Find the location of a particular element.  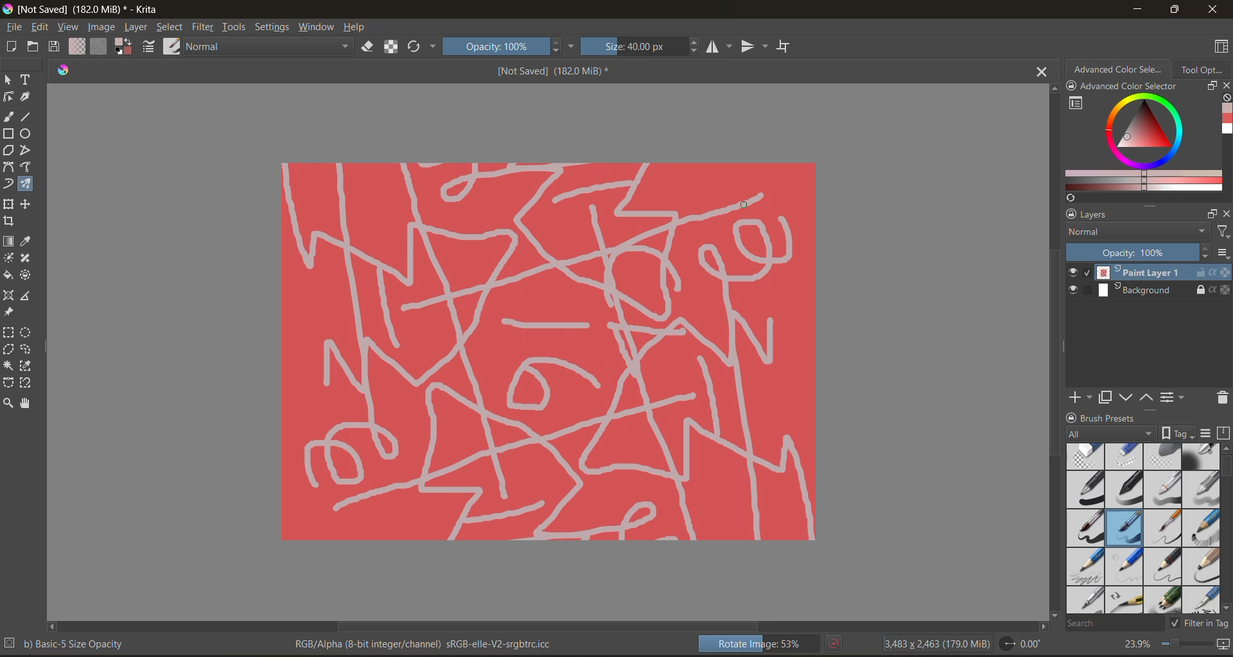

rotated canvas is located at coordinates (524, 352).